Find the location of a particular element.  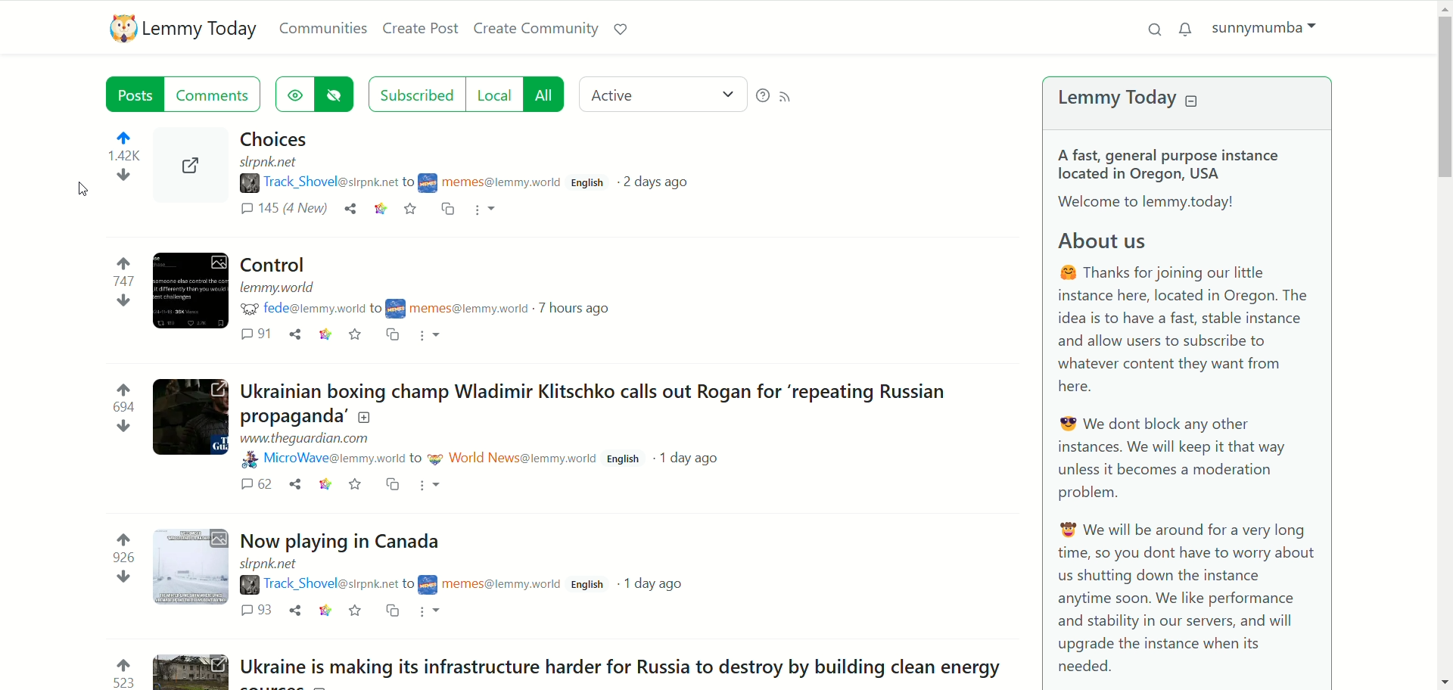

username is located at coordinates (501, 185).